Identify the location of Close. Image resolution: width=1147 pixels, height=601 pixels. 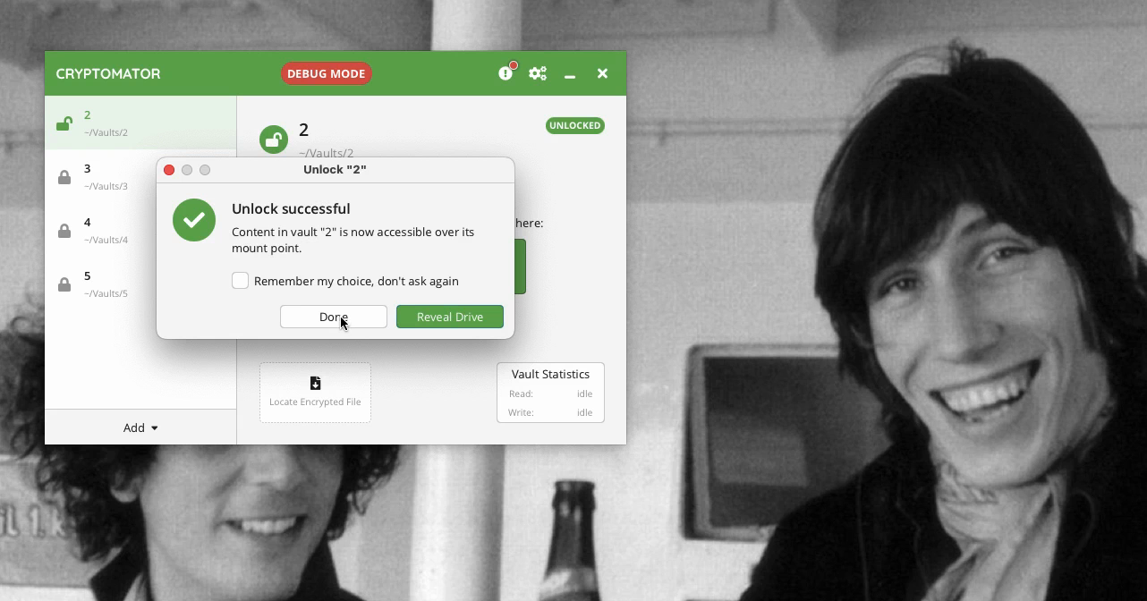
(600, 72).